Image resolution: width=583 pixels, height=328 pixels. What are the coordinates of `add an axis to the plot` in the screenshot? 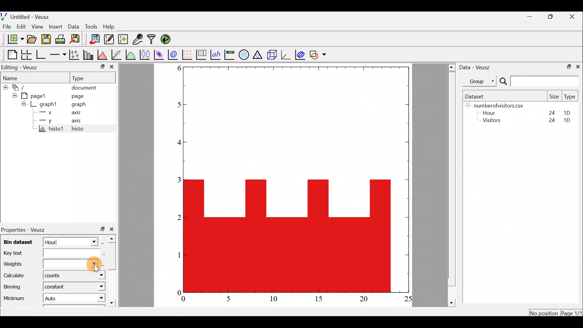 It's located at (59, 54).